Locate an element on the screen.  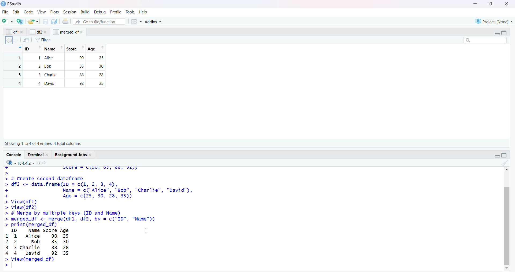
Collapse/expand  is located at coordinates (497, 34).